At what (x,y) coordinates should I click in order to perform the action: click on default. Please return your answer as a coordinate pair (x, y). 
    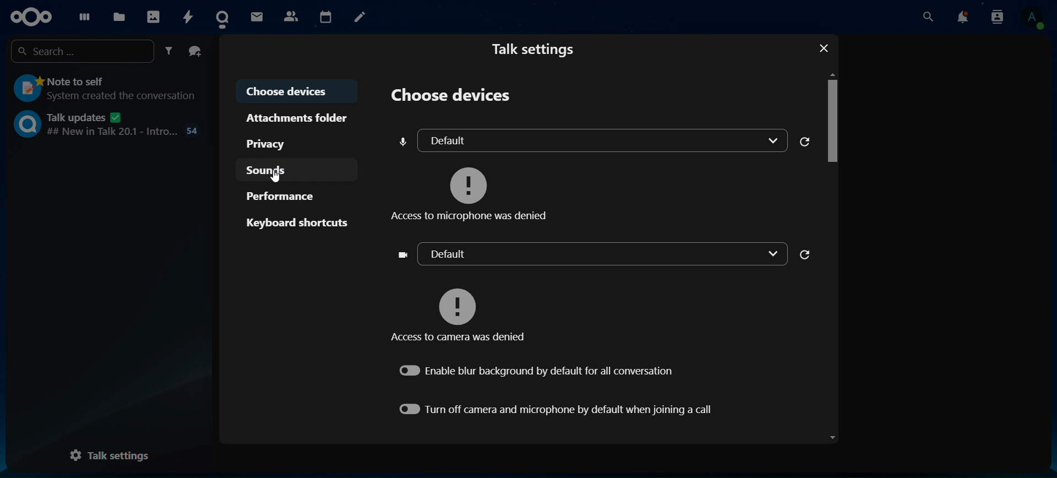
    Looking at the image, I should click on (593, 254).